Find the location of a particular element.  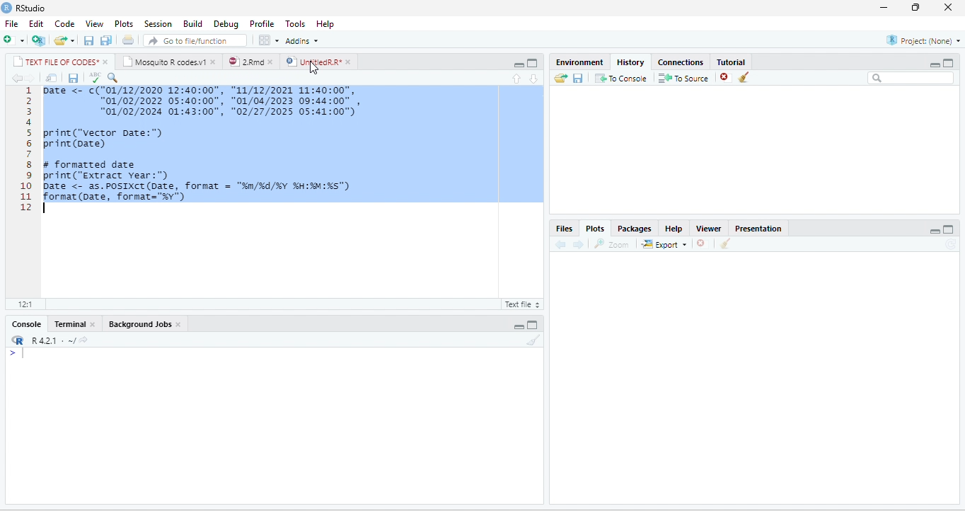

Console is located at coordinates (26, 324).